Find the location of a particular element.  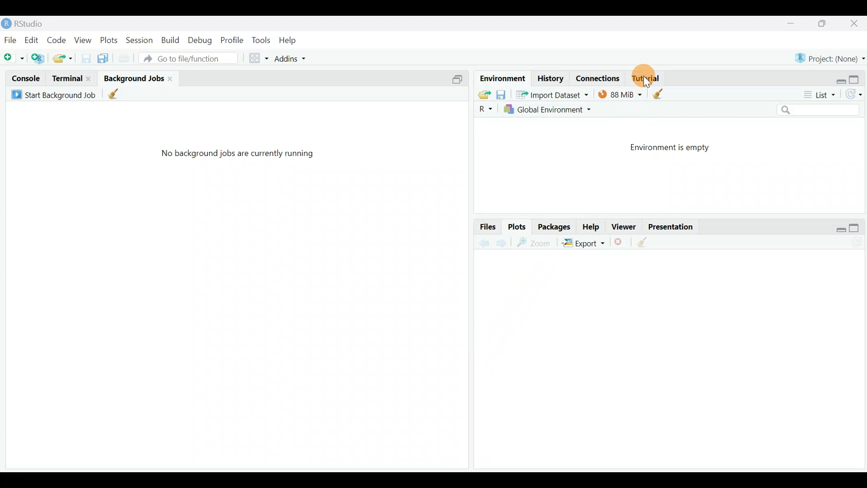

Export is located at coordinates (583, 243).